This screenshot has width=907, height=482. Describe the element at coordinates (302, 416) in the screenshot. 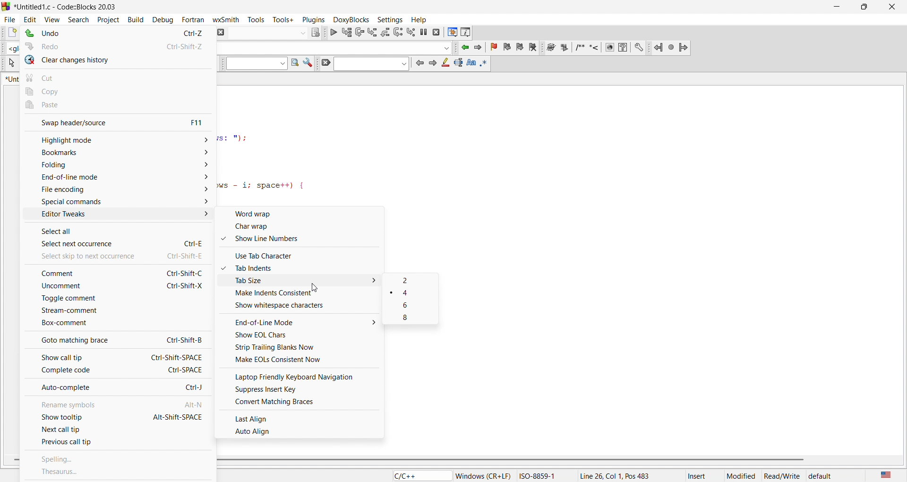

I see `last align` at that location.